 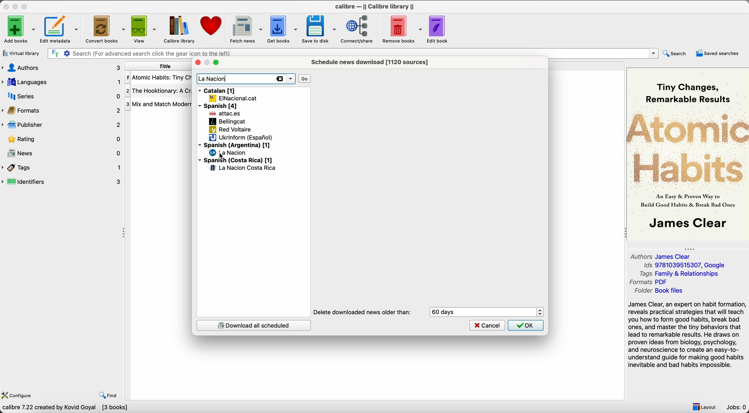 What do you see at coordinates (60, 125) in the screenshot?
I see `publisher` at bounding box center [60, 125].